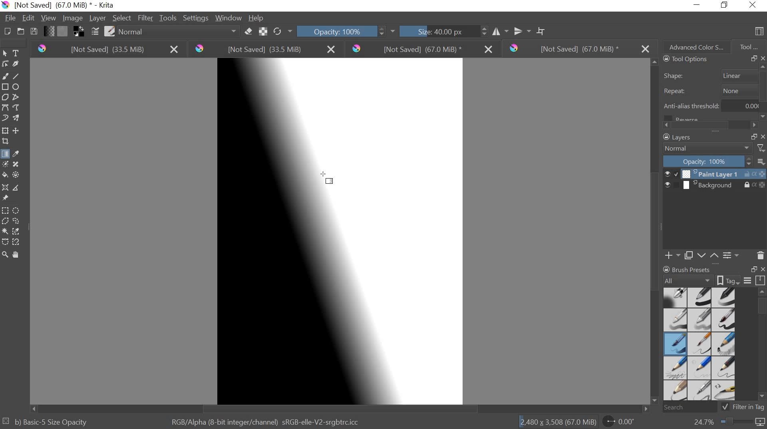 This screenshot has width=767, height=429. What do you see at coordinates (708, 149) in the screenshot?
I see `NORMAL` at bounding box center [708, 149].